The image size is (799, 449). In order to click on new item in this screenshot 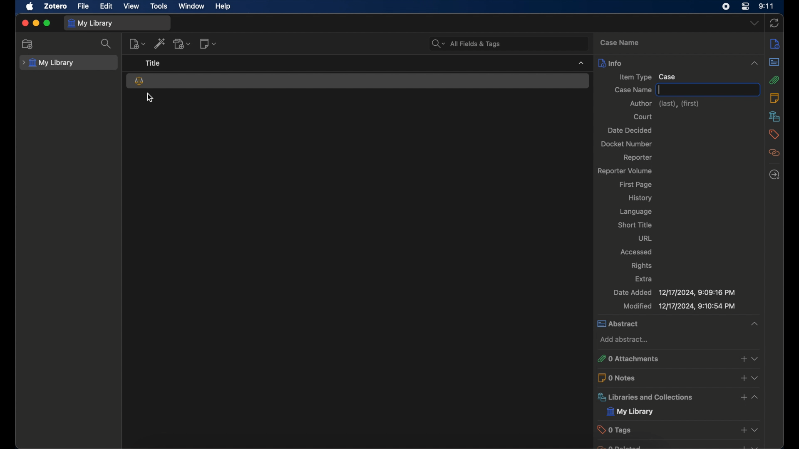, I will do `click(137, 44)`.